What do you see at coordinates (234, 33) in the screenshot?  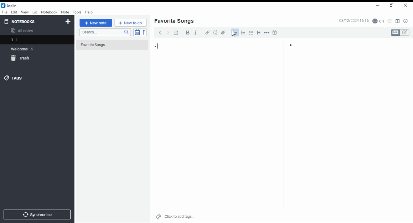 I see `bullets` at bounding box center [234, 33].